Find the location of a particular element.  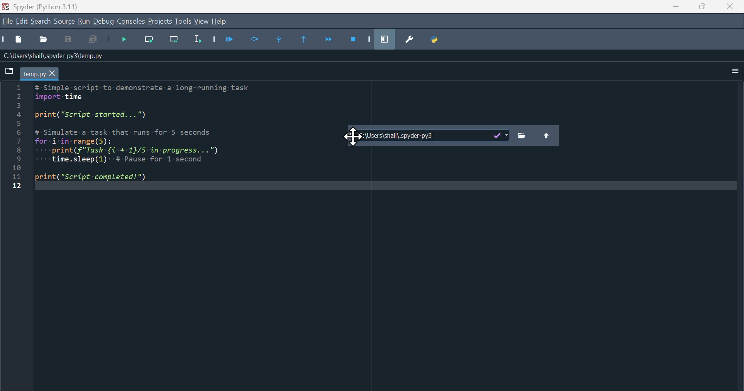

 is located at coordinates (93, 42).